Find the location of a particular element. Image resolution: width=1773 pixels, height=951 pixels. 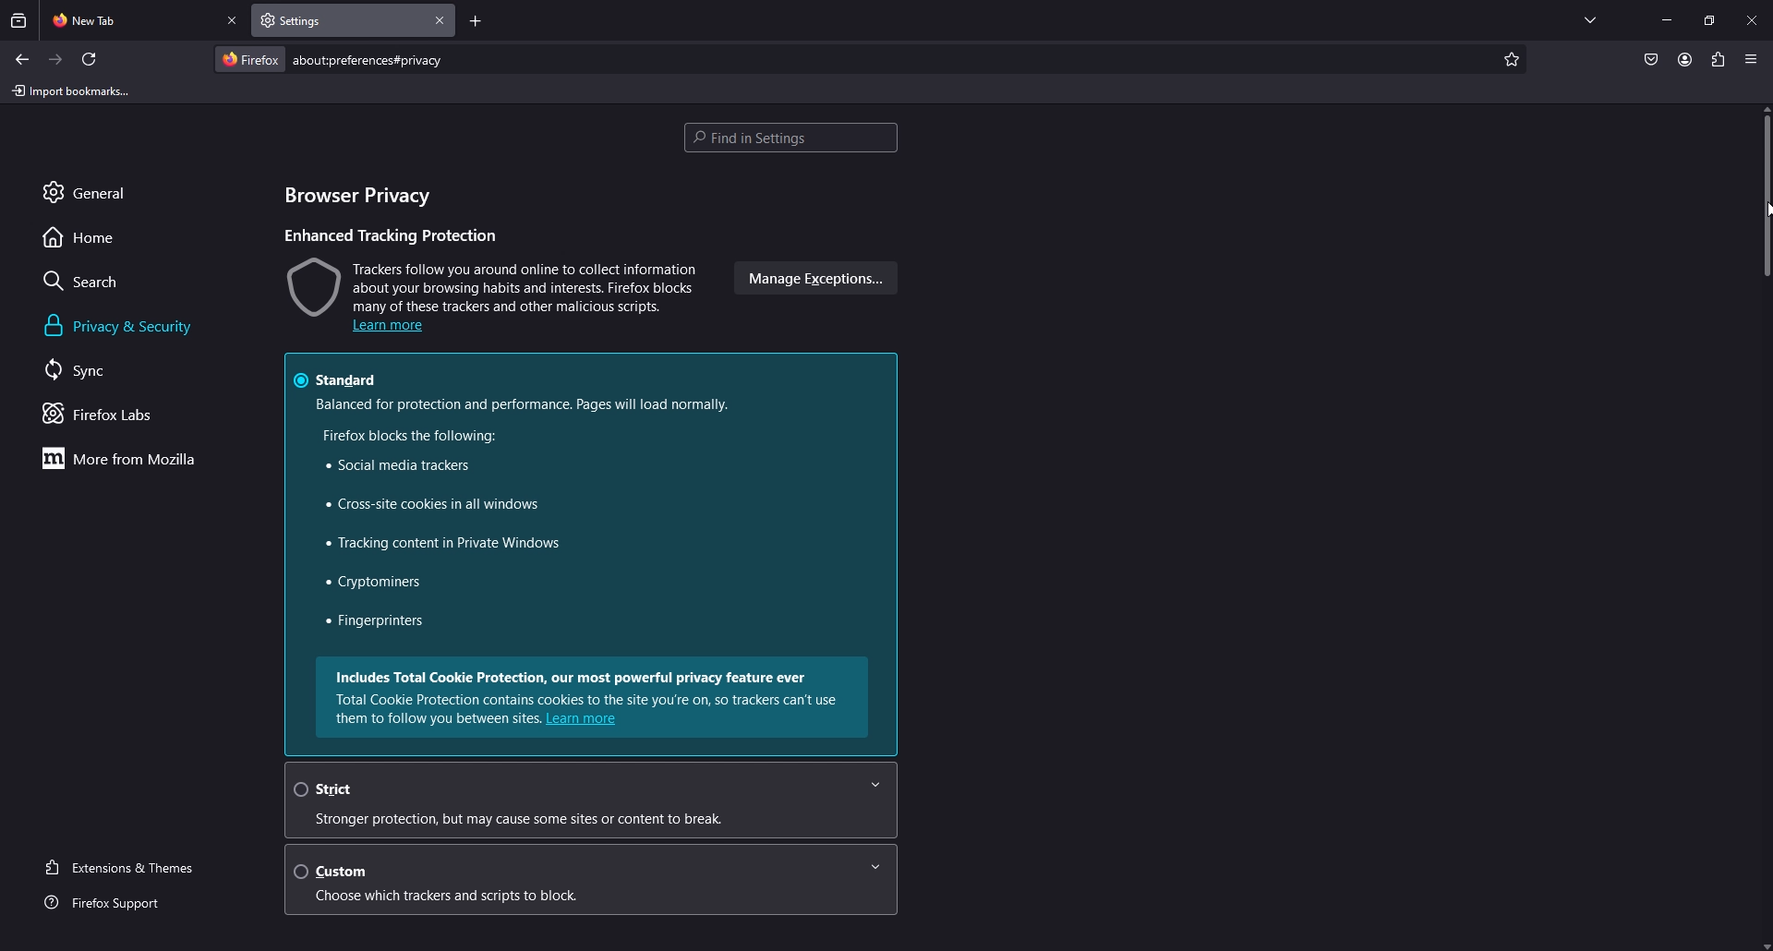

firefox labs is located at coordinates (124, 414).